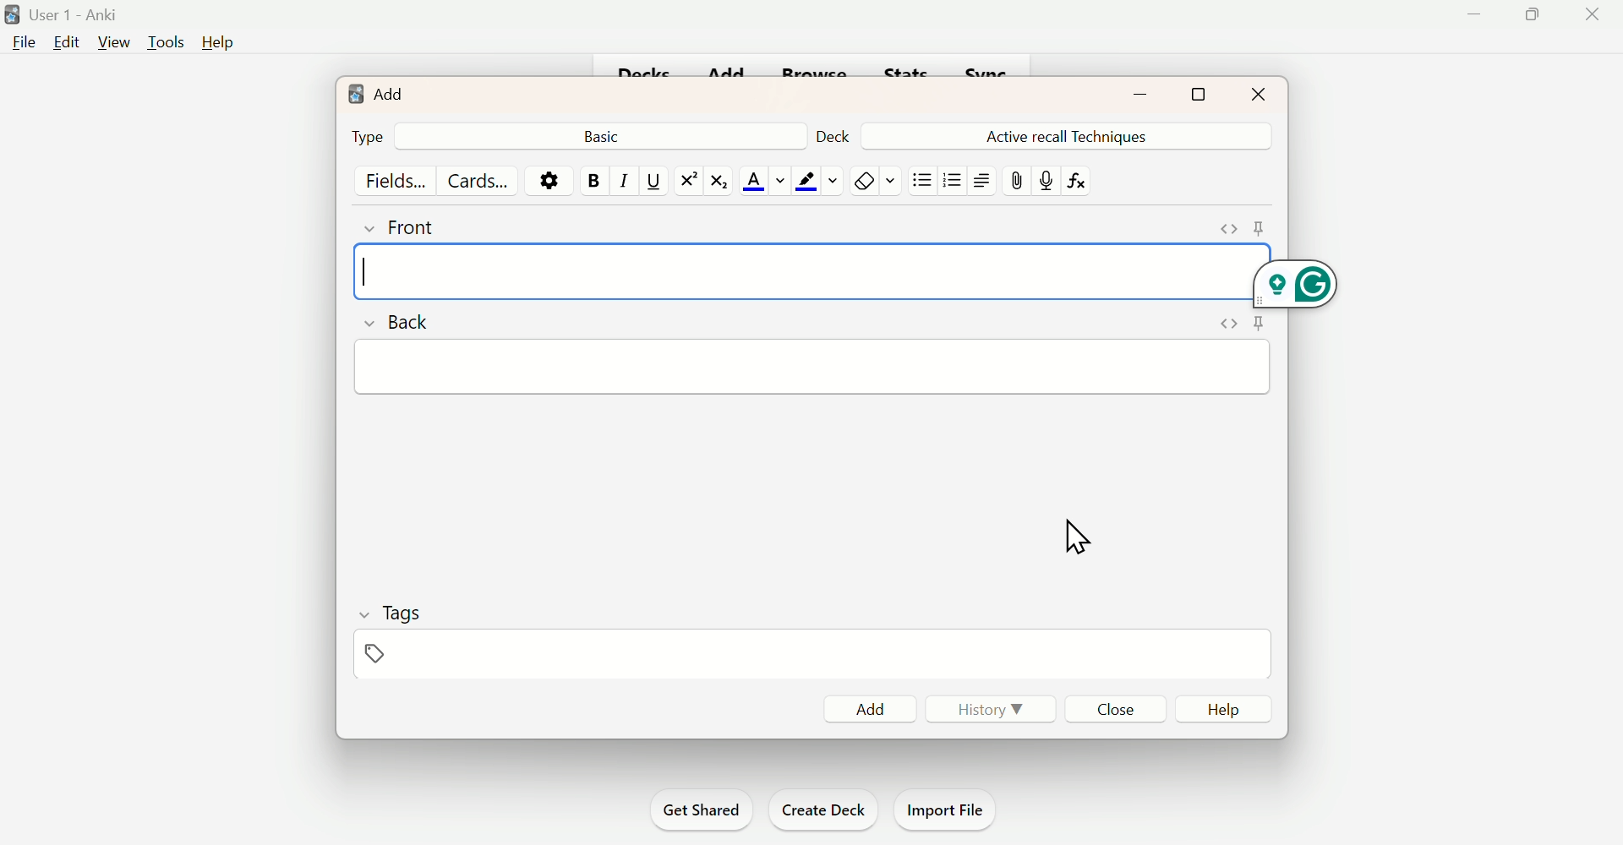 Image resolution: width=1623 pixels, height=845 pixels. Describe the element at coordinates (1228, 711) in the screenshot. I see `Help` at that location.